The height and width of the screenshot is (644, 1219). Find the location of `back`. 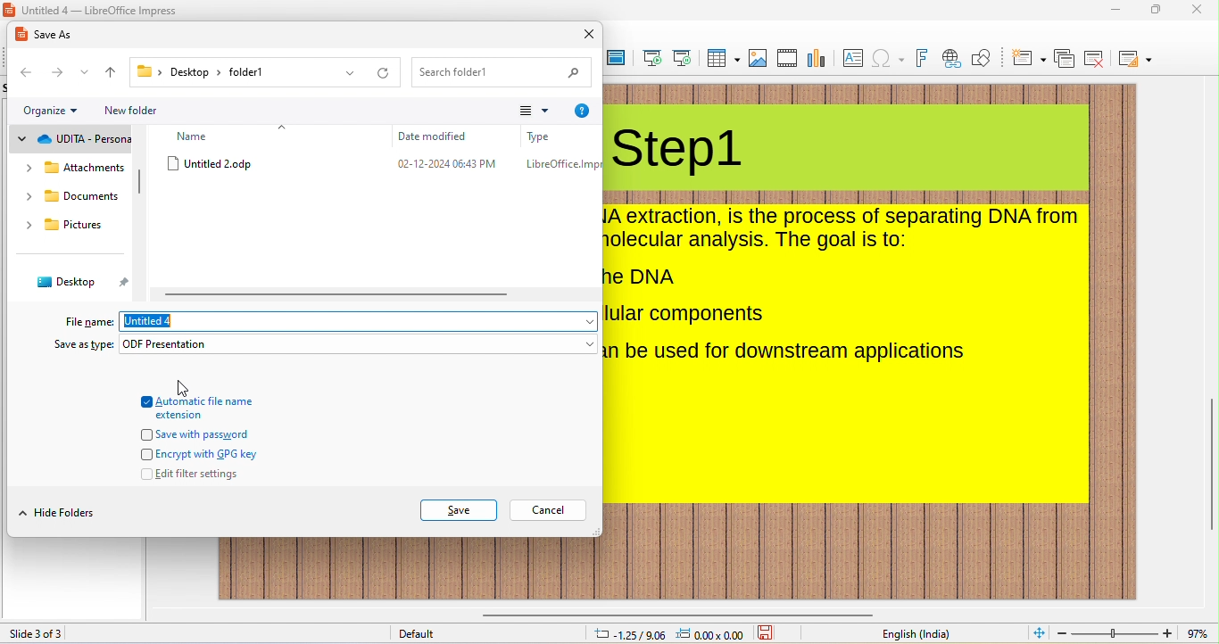

back is located at coordinates (29, 71).